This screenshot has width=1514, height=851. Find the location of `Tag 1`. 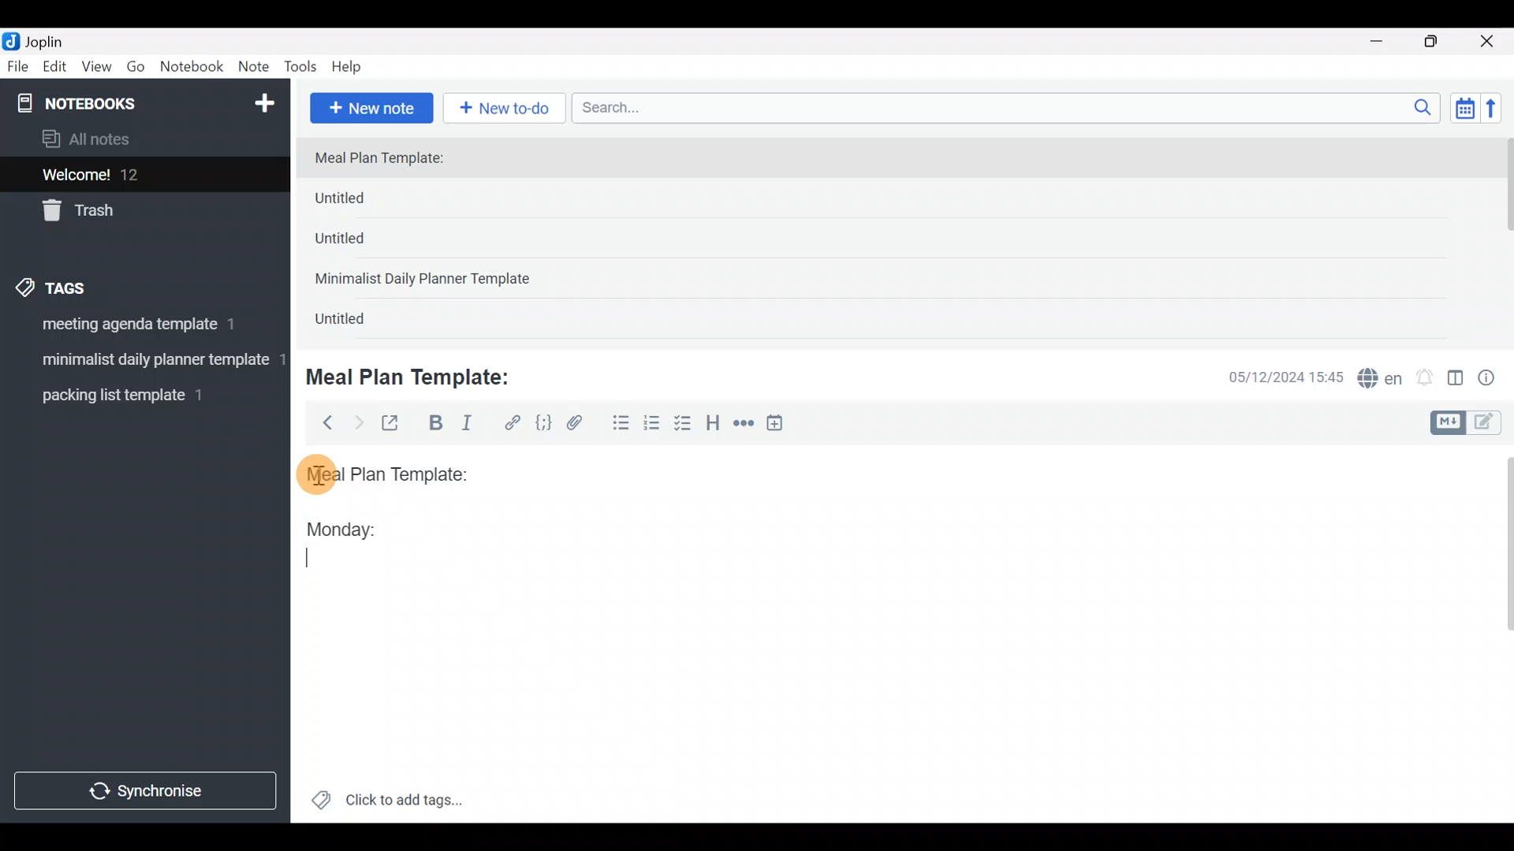

Tag 1 is located at coordinates (140, 329).